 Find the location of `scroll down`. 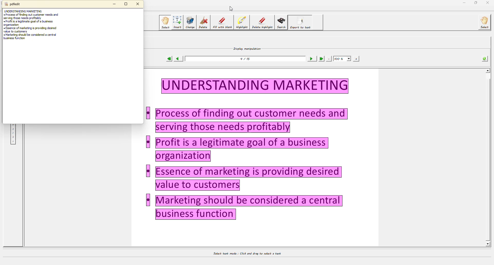

scroll down is located at coordinates (488, 242).